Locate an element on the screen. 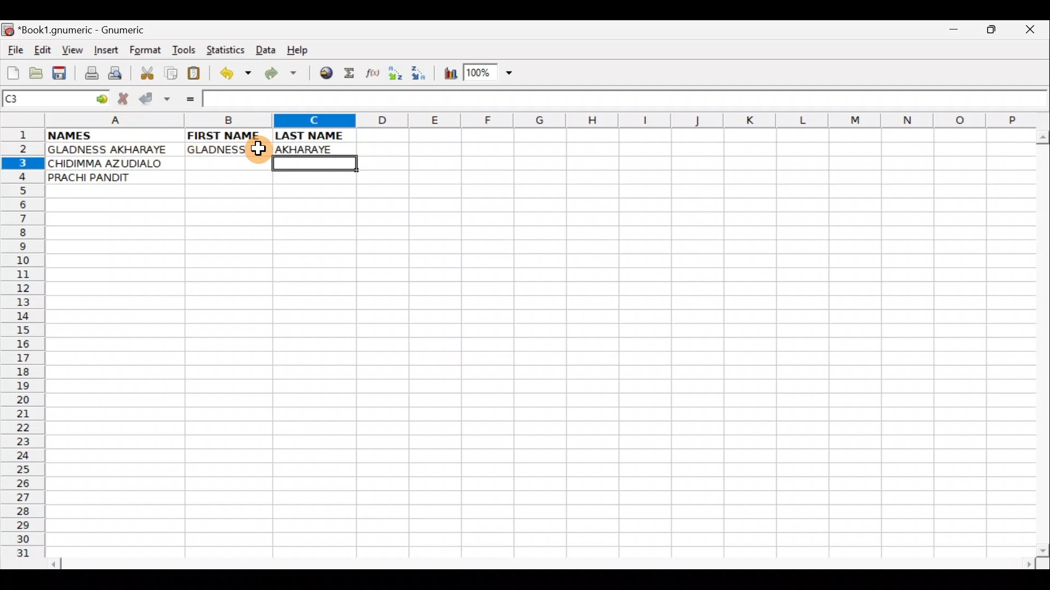 Image resolution: width=1050 pixels, height=590 pixels. *Book1.gnumeric - Gnumeric is located at coordinates (91, 30).